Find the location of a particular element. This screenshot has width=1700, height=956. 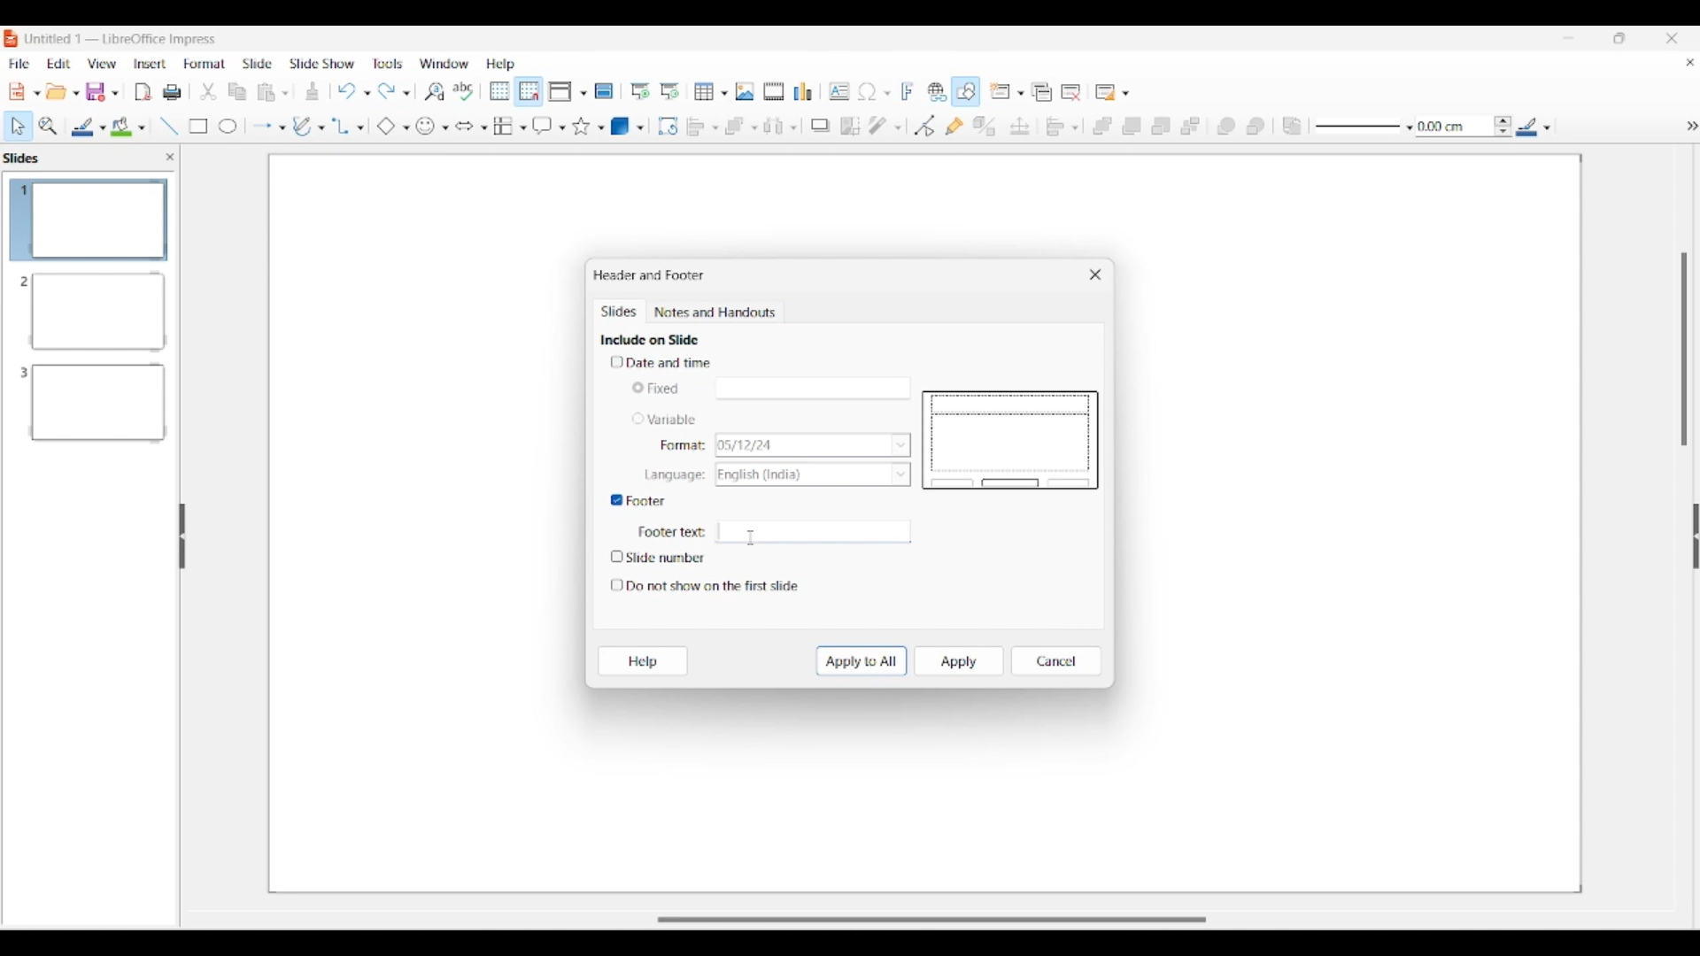

Minimize is located at coordinates (1568, 37).